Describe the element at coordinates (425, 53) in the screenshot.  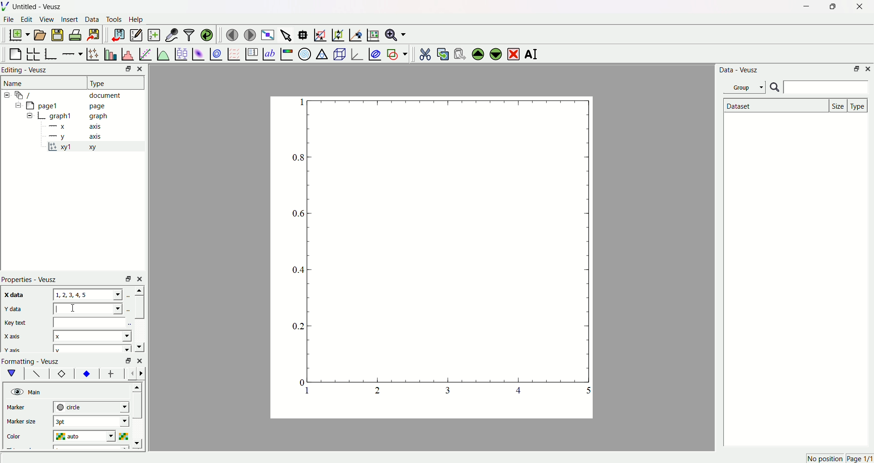
I see `cut the widgets` at that location.